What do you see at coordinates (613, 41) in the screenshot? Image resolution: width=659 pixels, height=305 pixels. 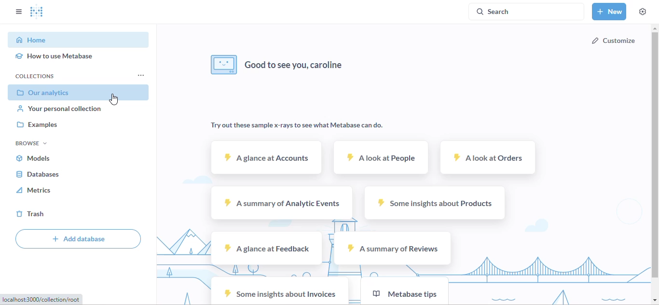 I see `customize` at bounding box center [613, 41].